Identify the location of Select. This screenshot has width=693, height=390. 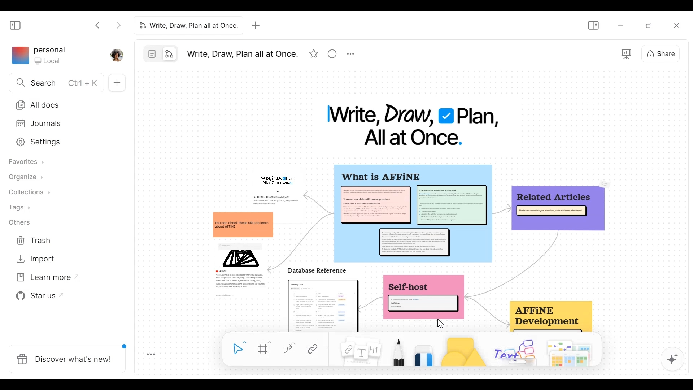
(236, 348).